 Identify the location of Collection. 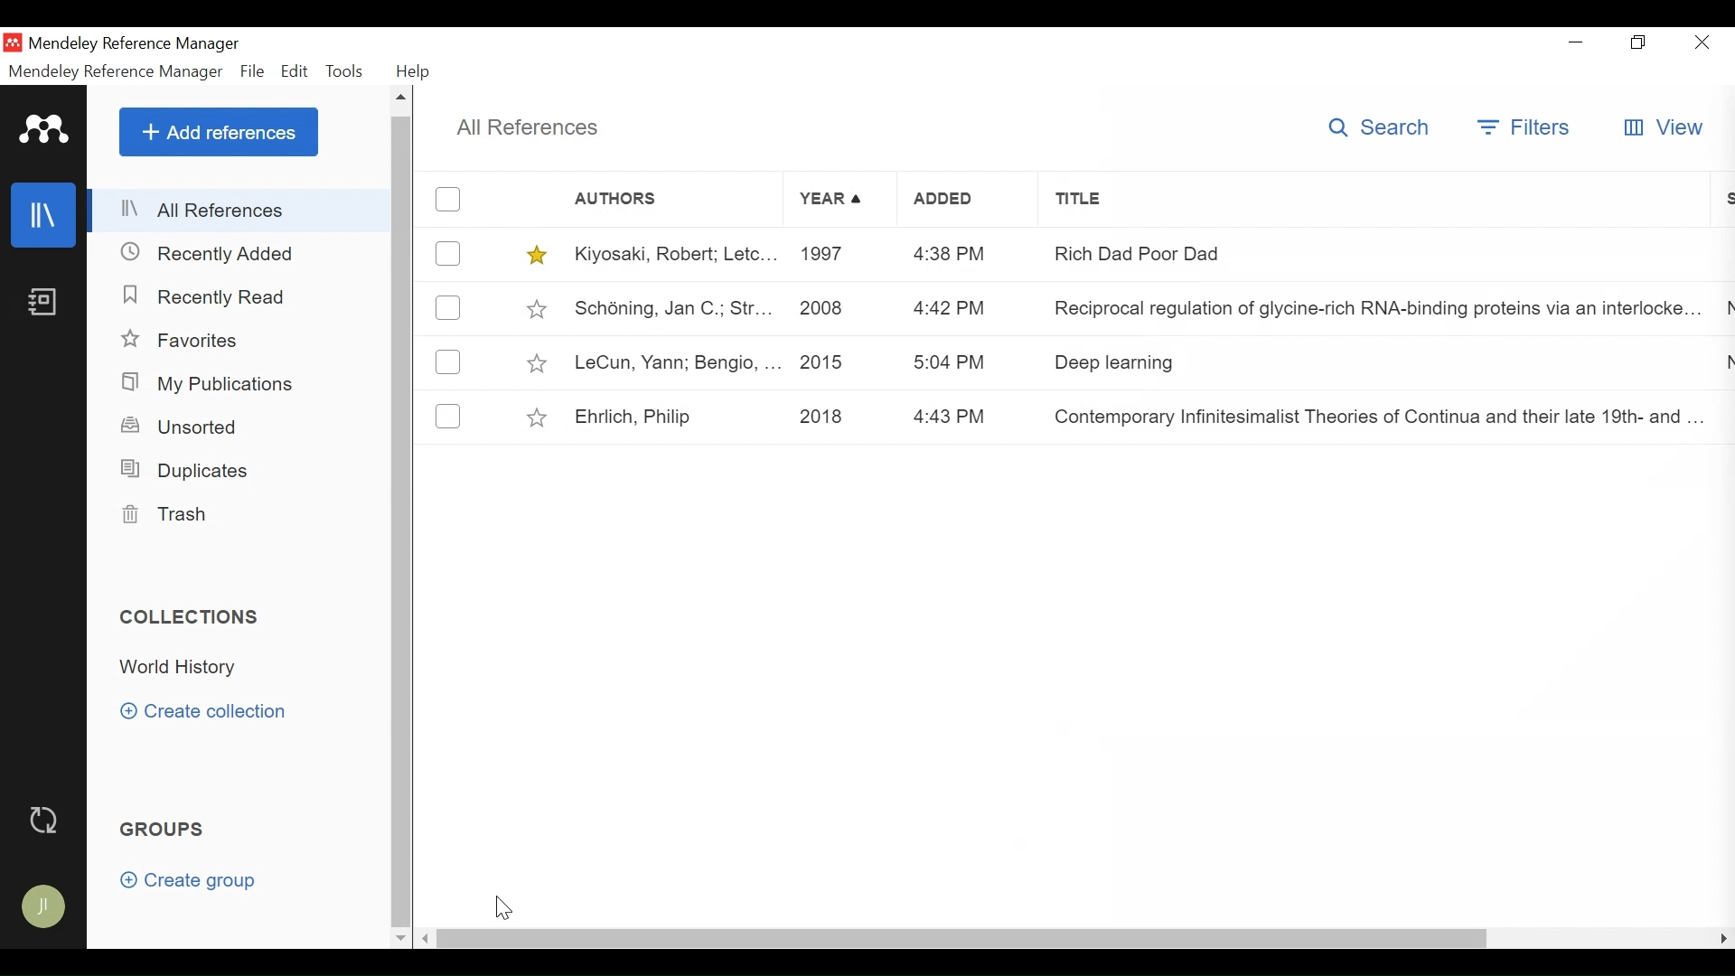
(248, 669).